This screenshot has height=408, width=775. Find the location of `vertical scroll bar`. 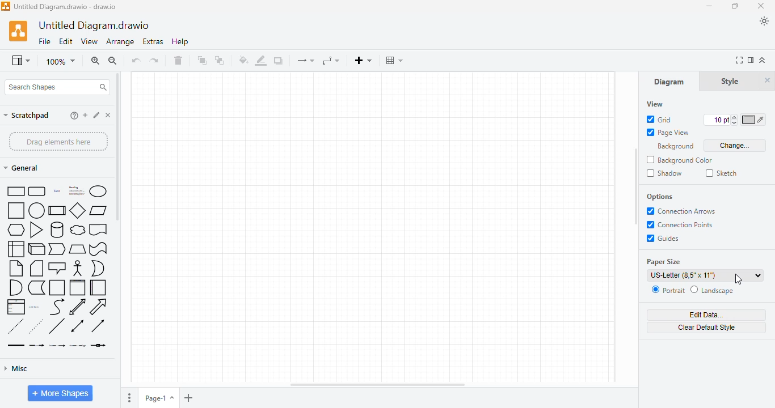

vertical scroll bar is located at coordinates (117, 146).